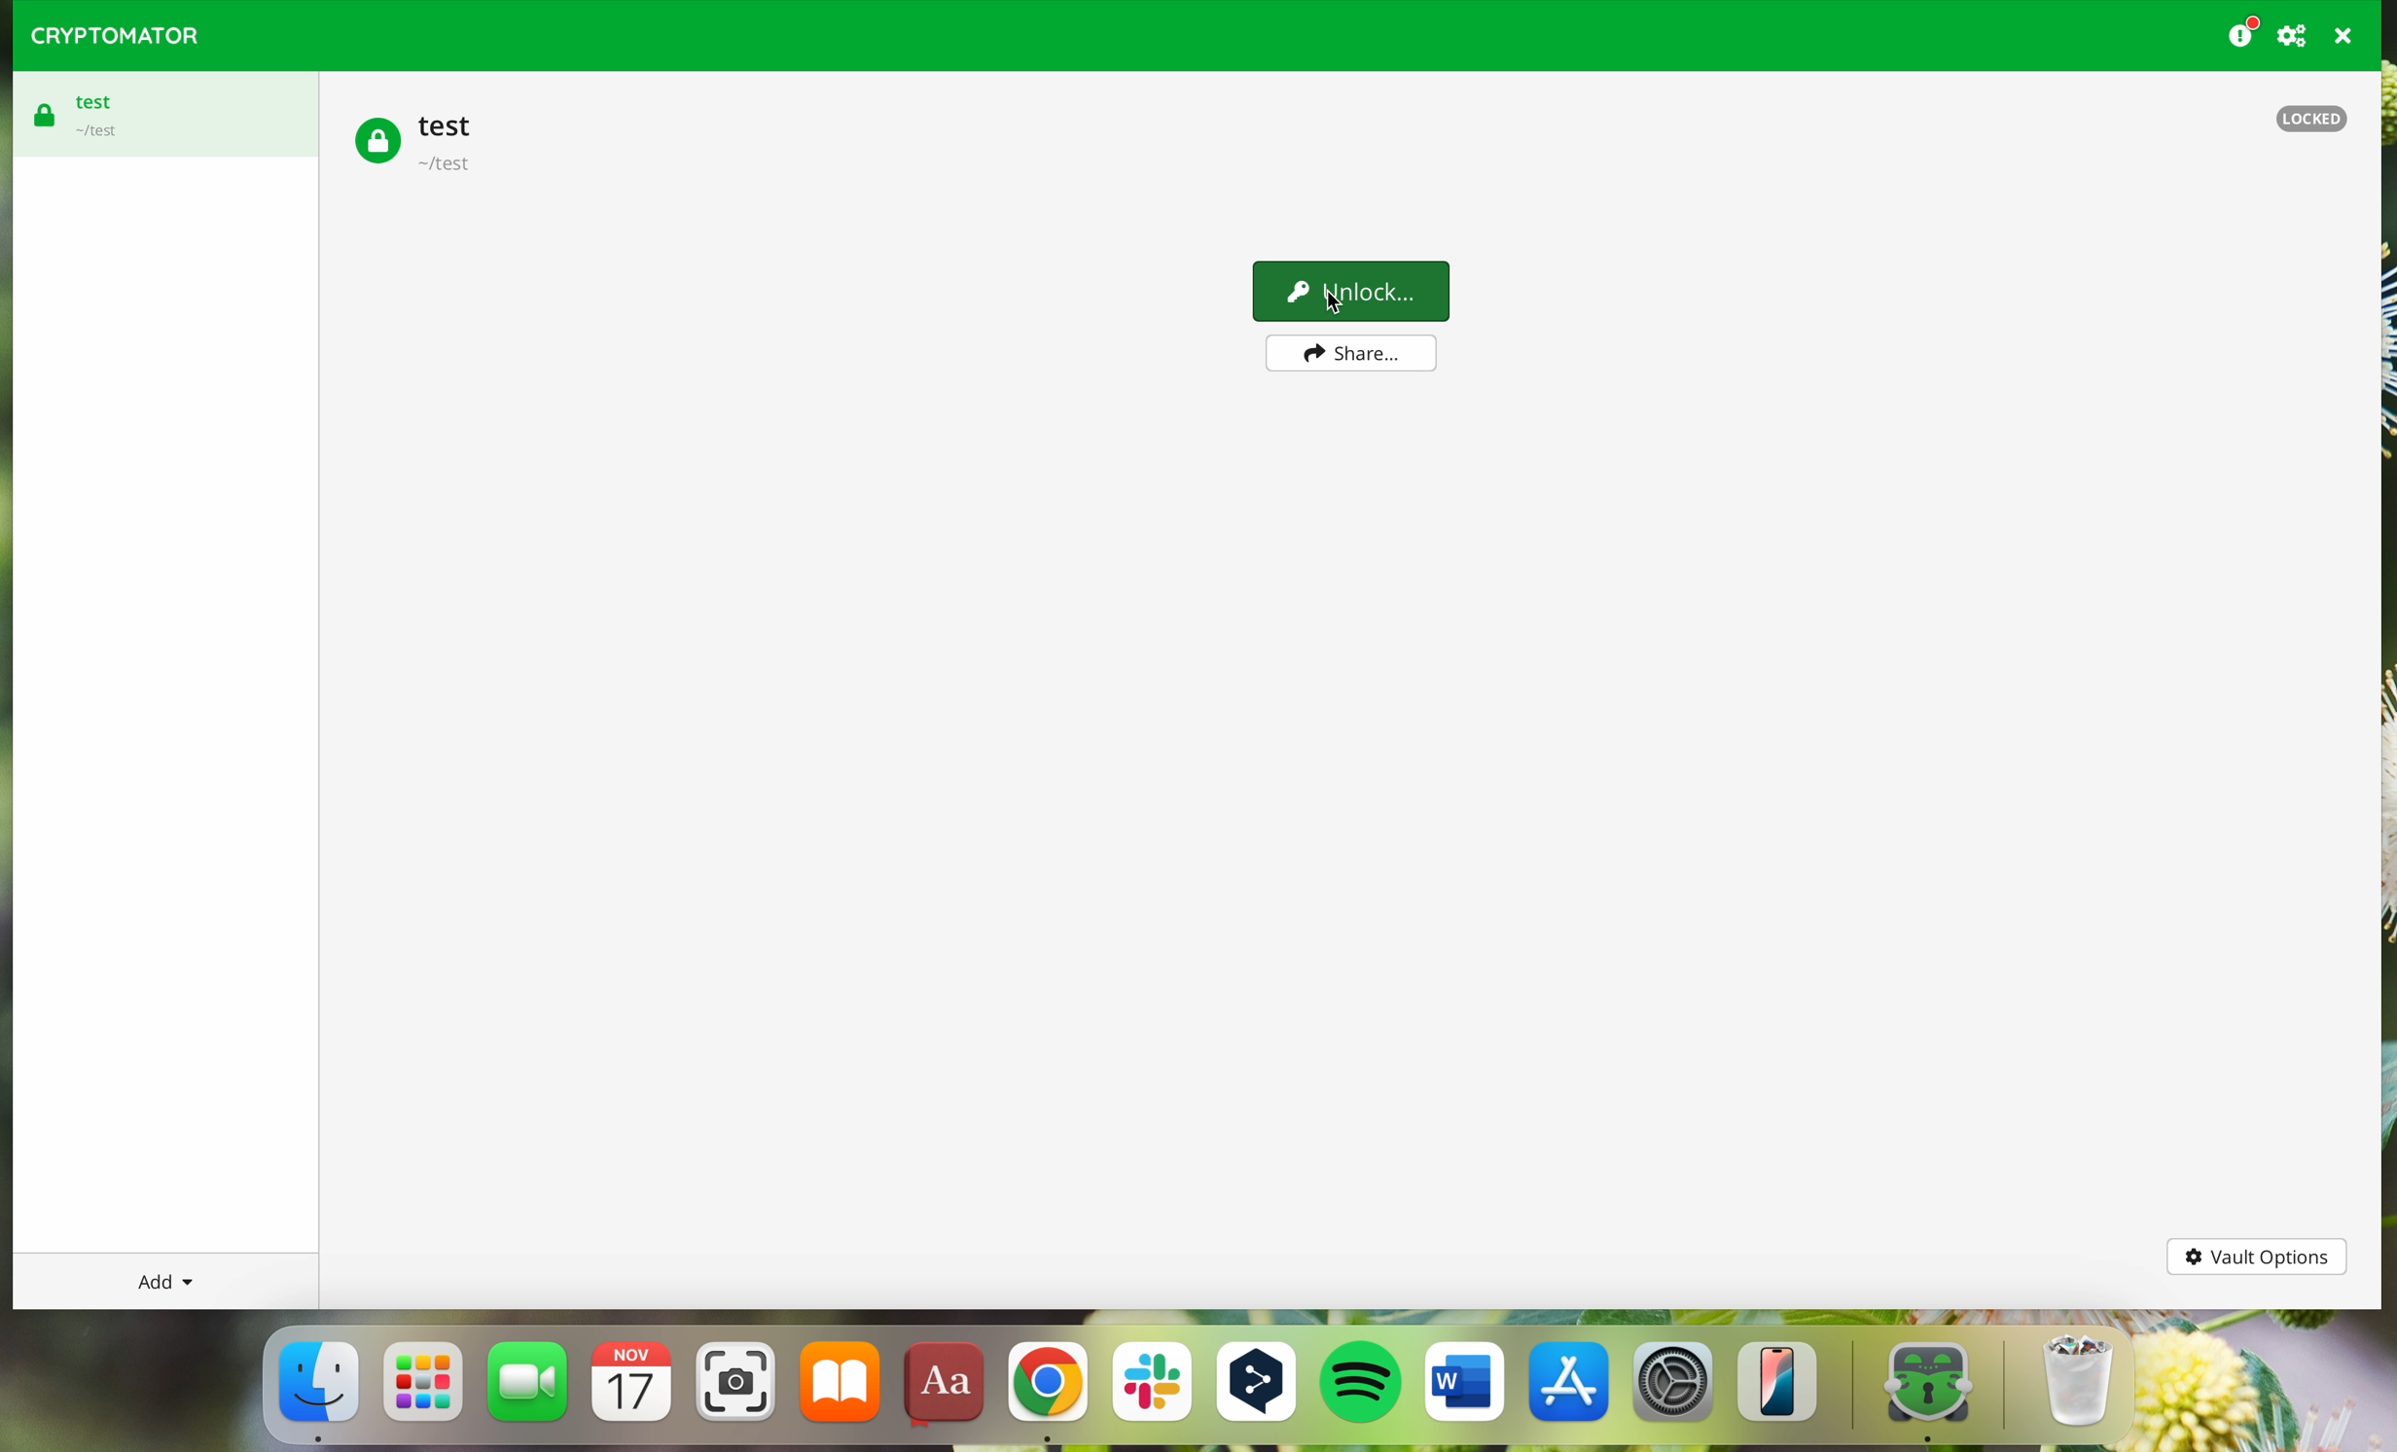 This screenshot has height=1452, width=2397. What do you see at coordinates (1675, 1391) in the screenshot?
I see `settings` at bounding box center [1675, 1391].